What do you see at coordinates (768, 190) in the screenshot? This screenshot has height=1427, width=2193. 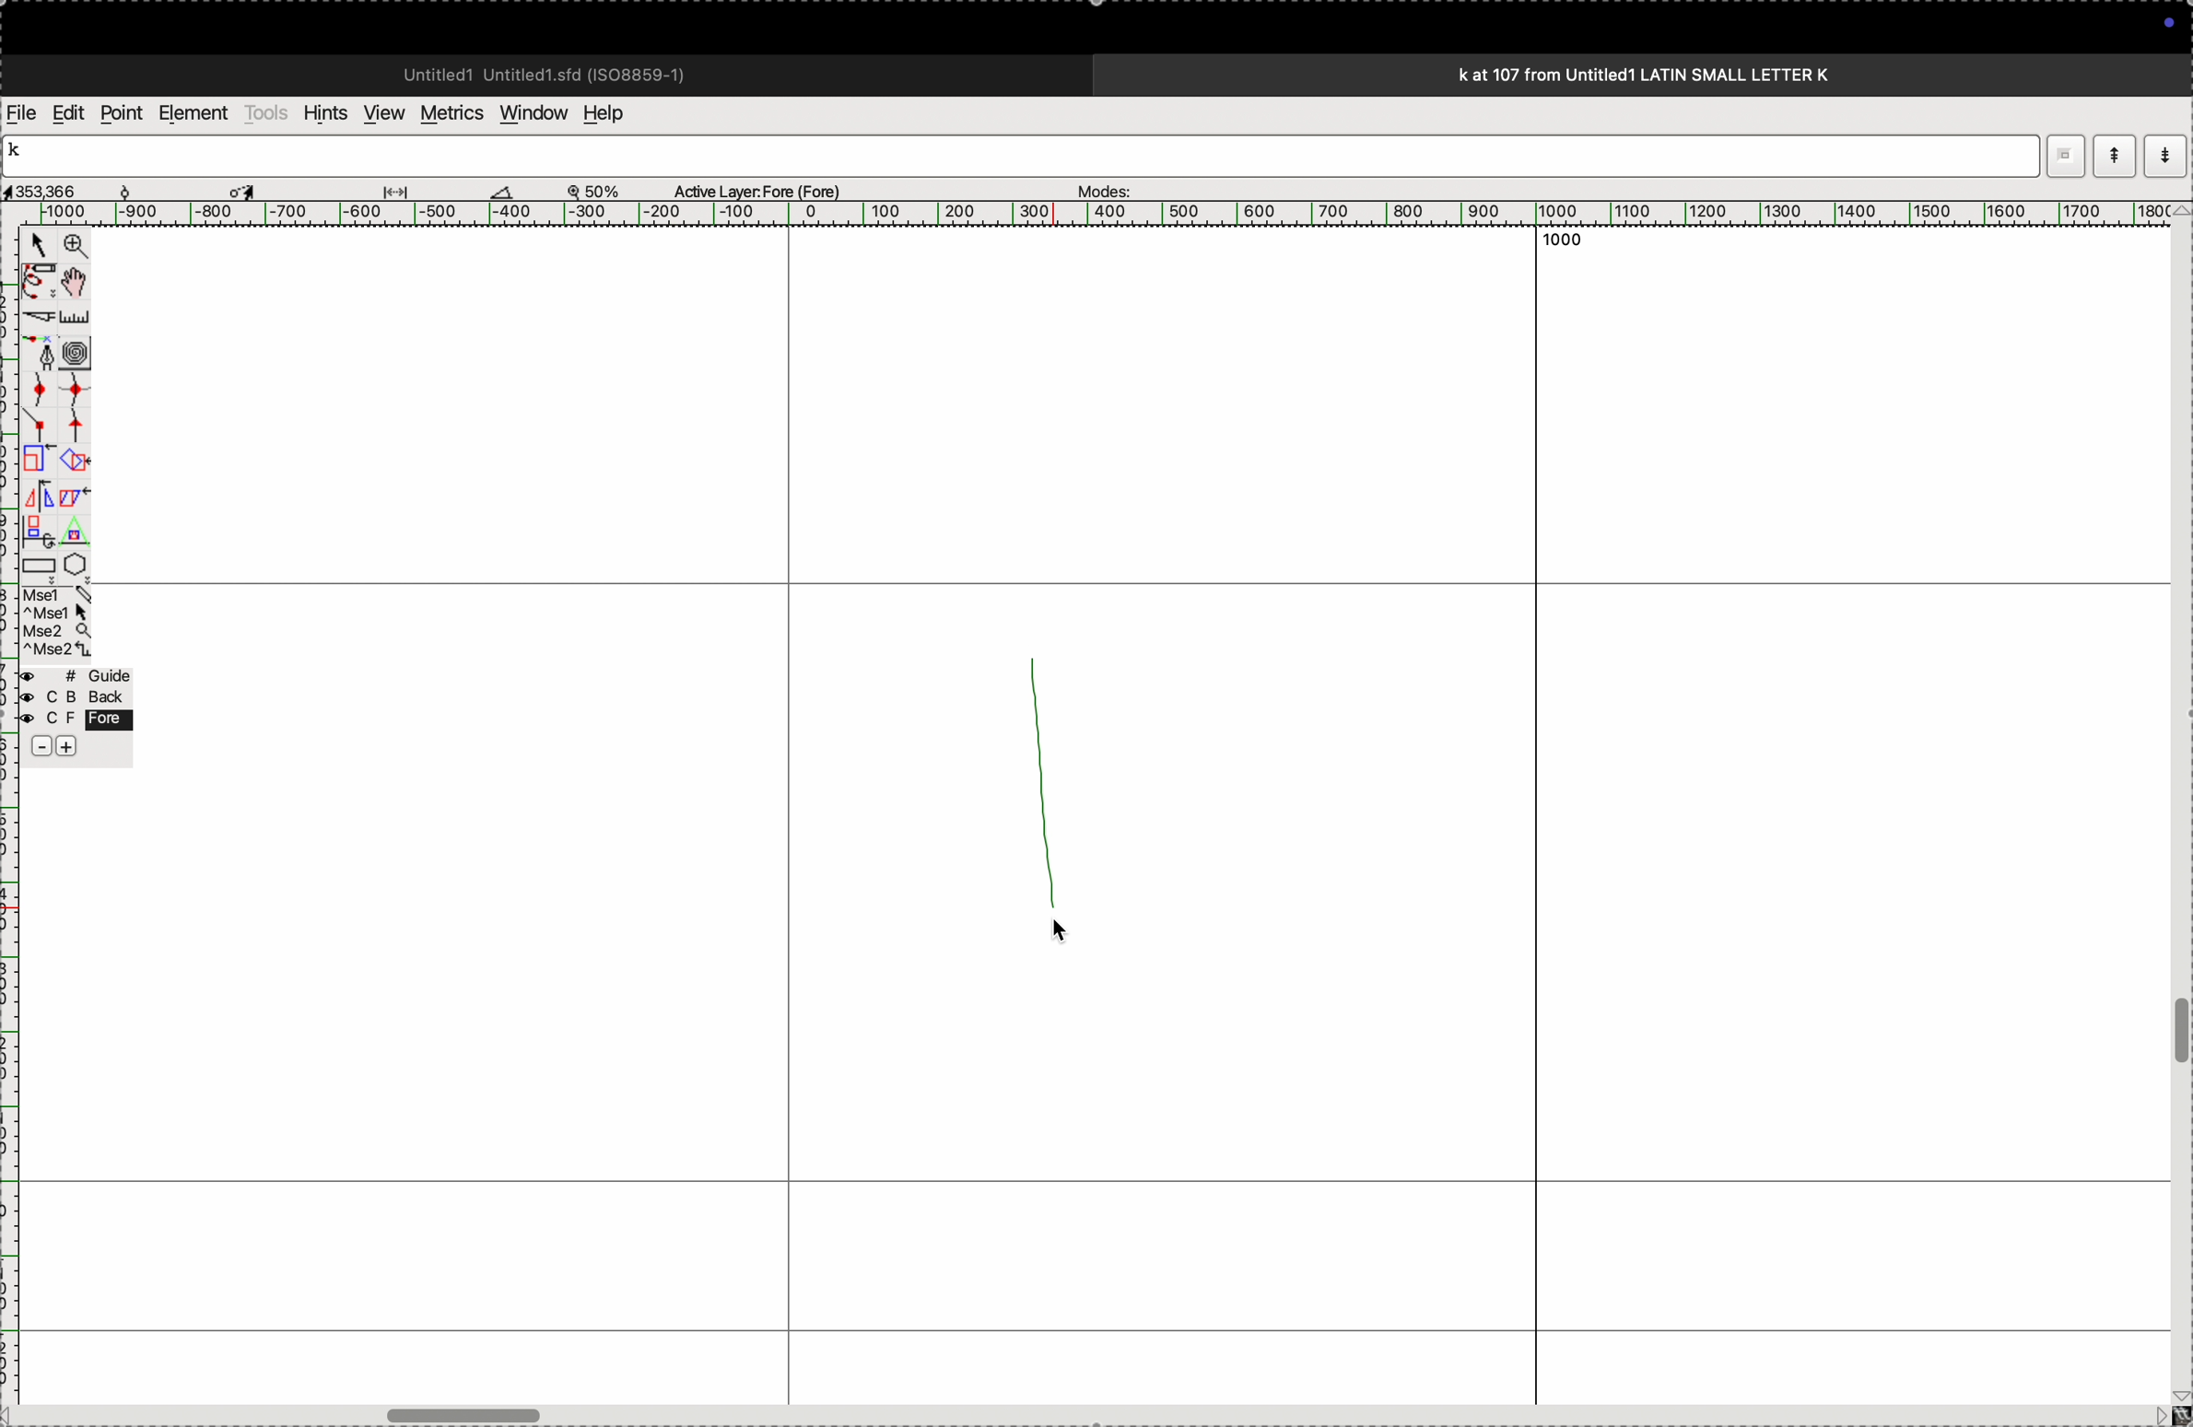 I see `active kayer` at bounding box center [768, 190].